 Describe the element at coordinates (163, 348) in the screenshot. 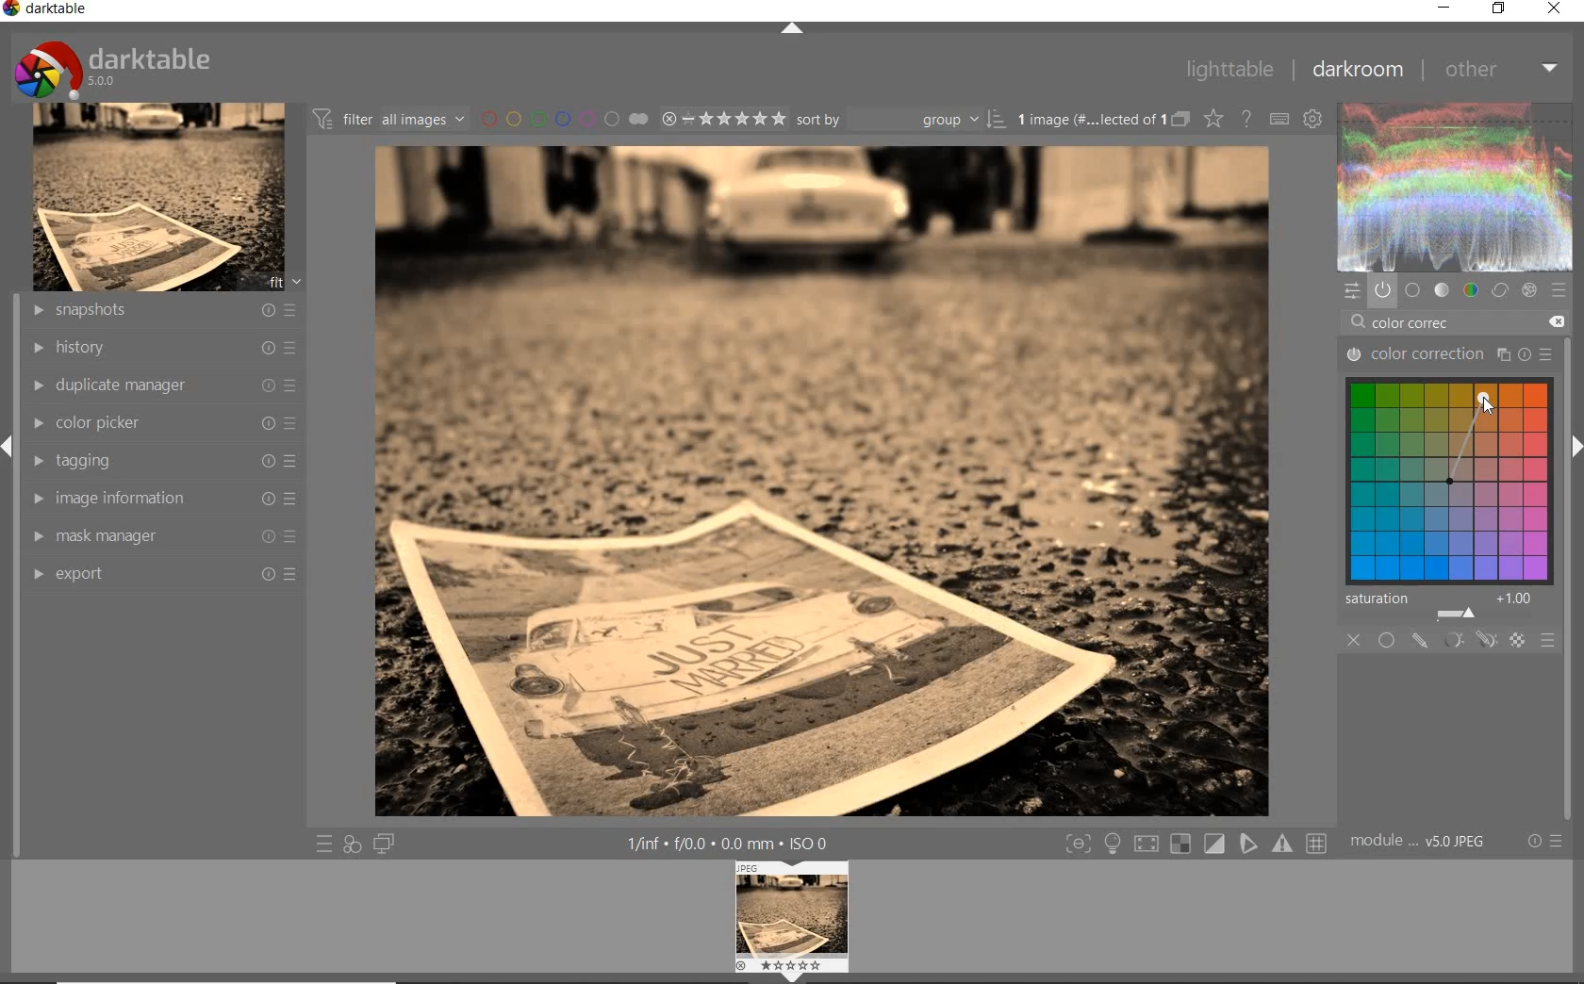

I see `history` at that location.